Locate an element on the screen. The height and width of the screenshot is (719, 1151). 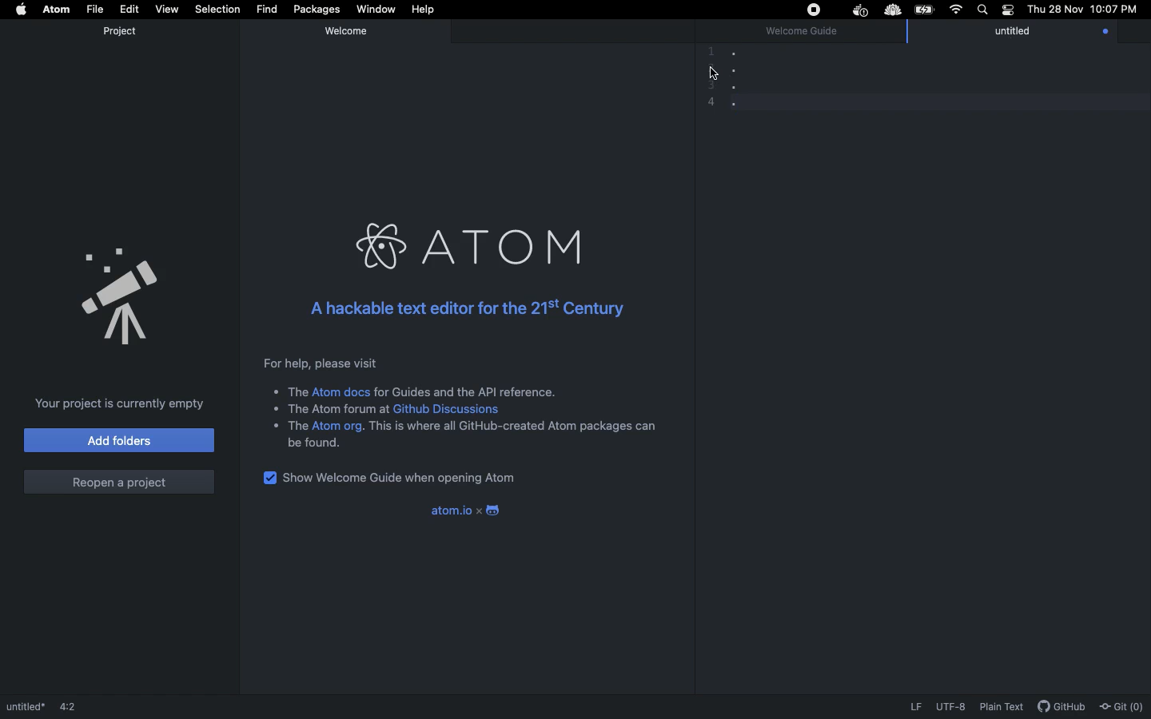
text is located at coordinates (290, 392).